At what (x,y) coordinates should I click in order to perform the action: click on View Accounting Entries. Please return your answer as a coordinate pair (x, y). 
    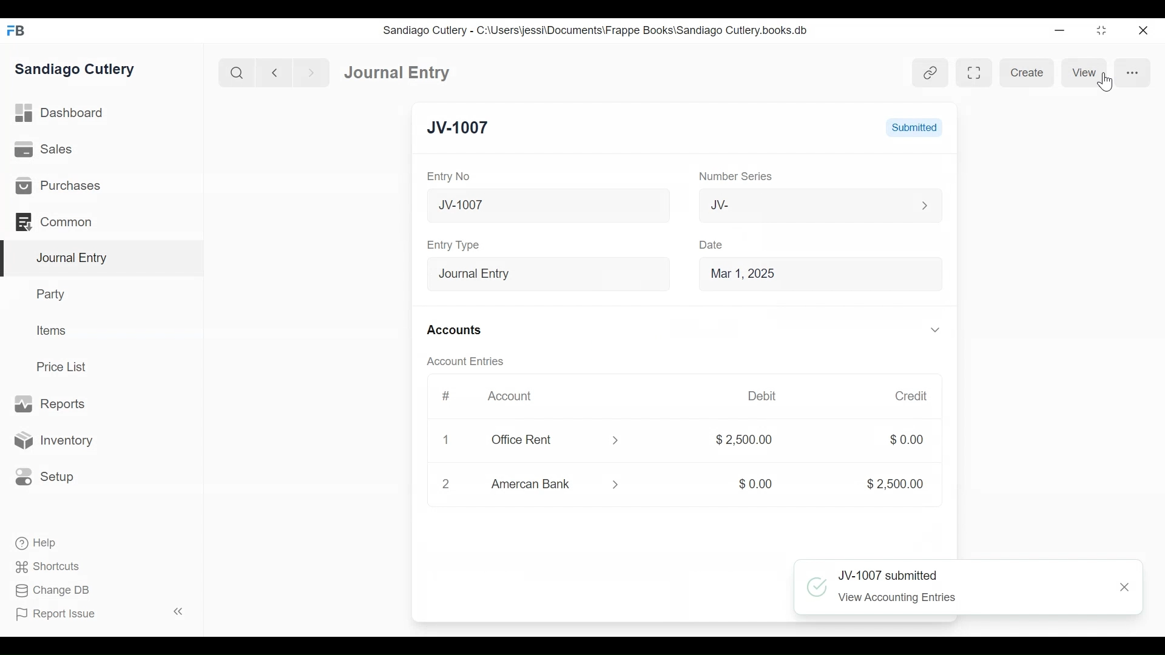
    Looking at the image, I should click on (901, 599).